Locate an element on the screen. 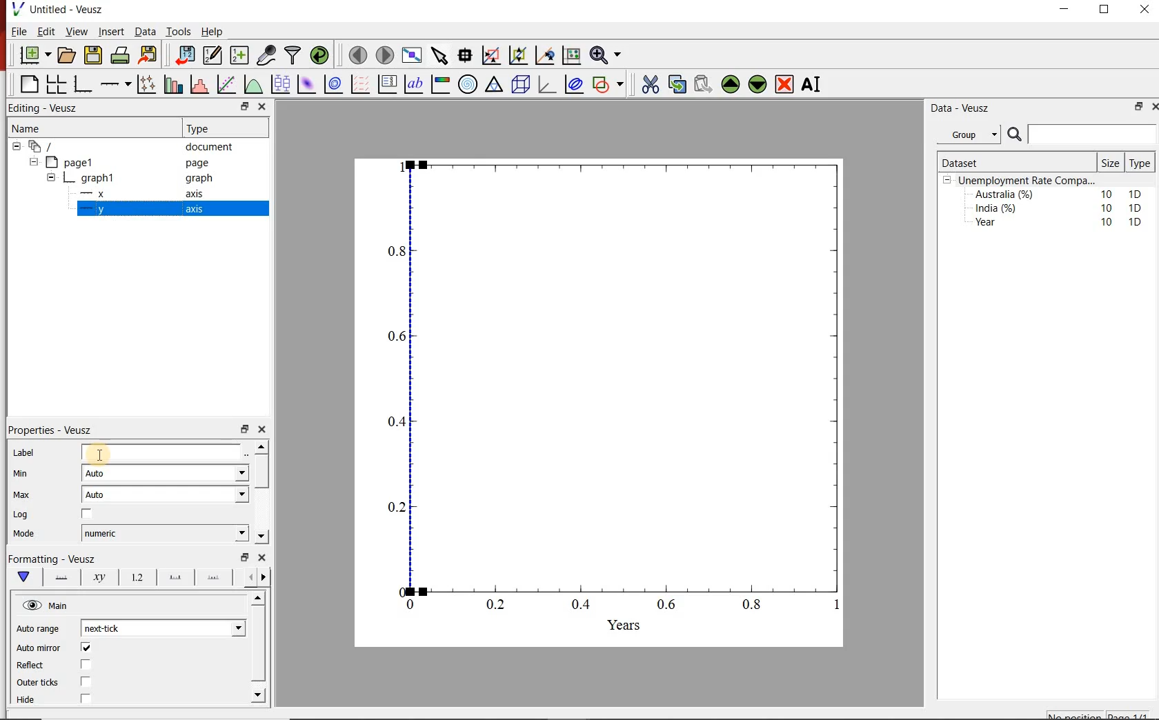 The height and width of the screenshot is (720, 1159). ‘document is located at coordinates (129, 146).